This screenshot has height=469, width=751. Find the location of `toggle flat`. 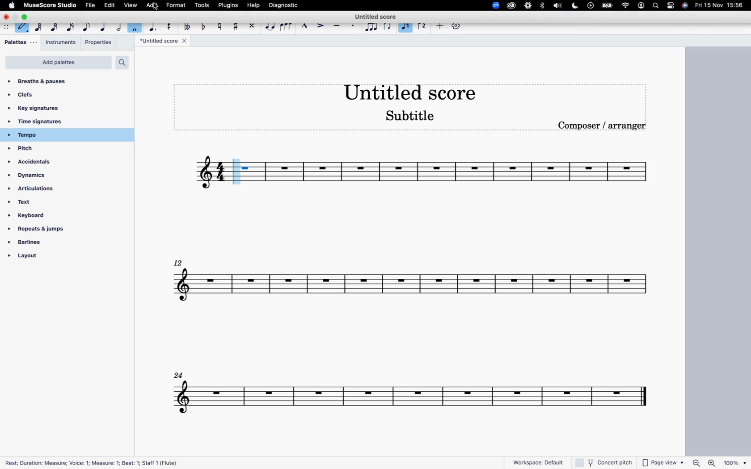

toggle flat is located at coordinates (203, 25).